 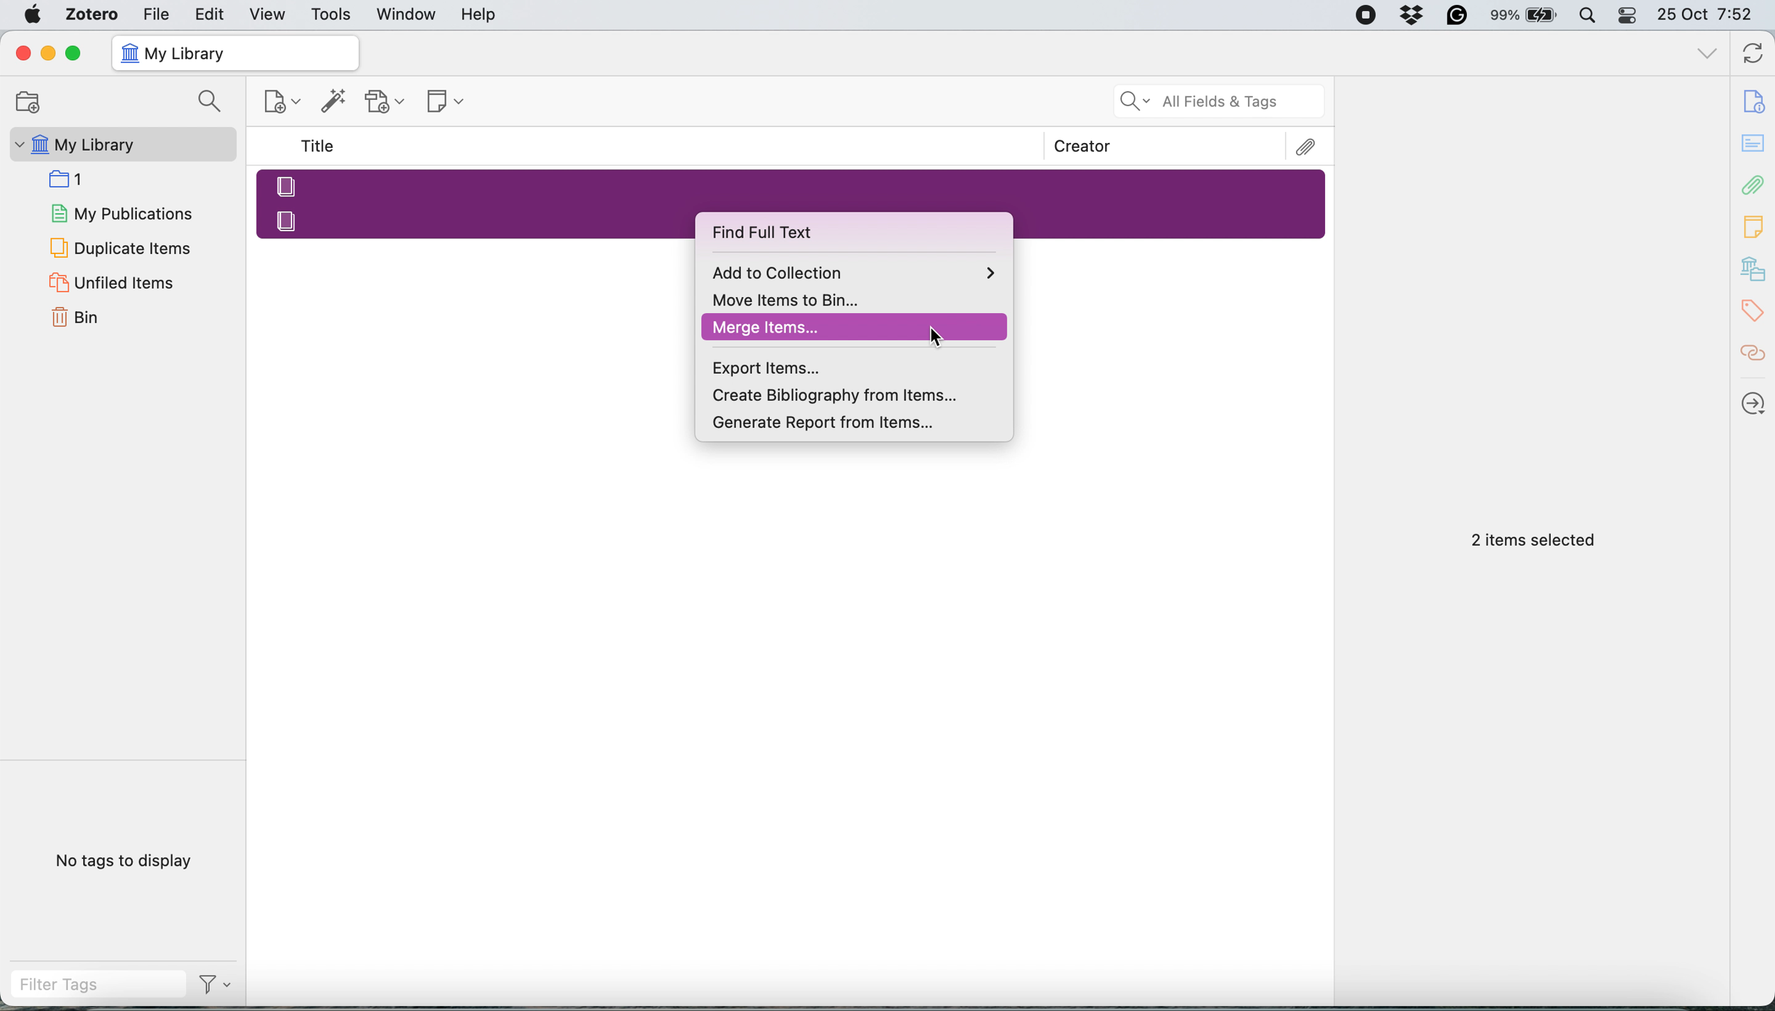 I want to click on Dropbox, so click(x=1413, y=15).